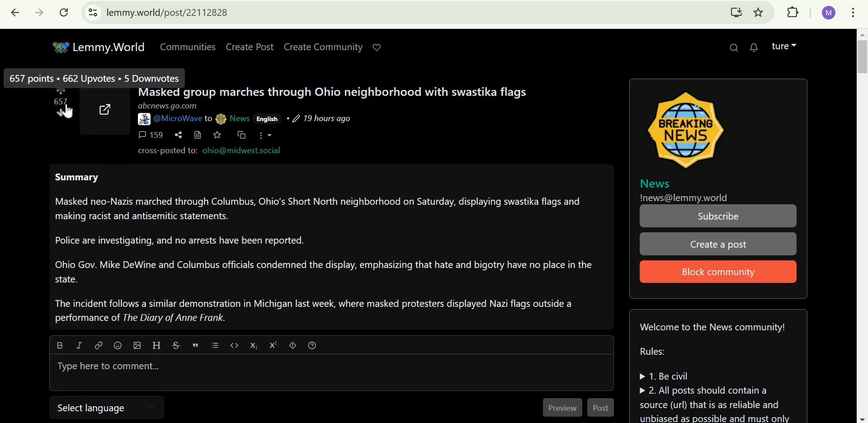  I want to click on Post, so click(604, 408).